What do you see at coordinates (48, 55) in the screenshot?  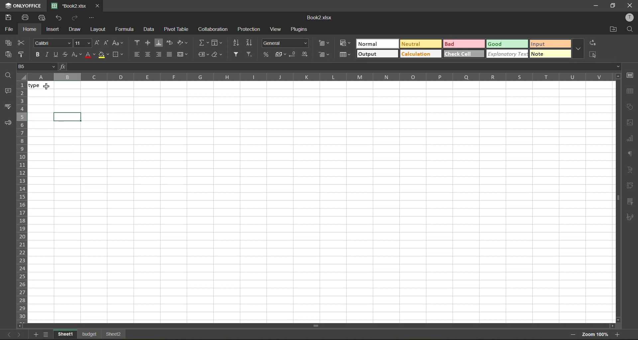 I see `italic` at bounding box center [48, 55].